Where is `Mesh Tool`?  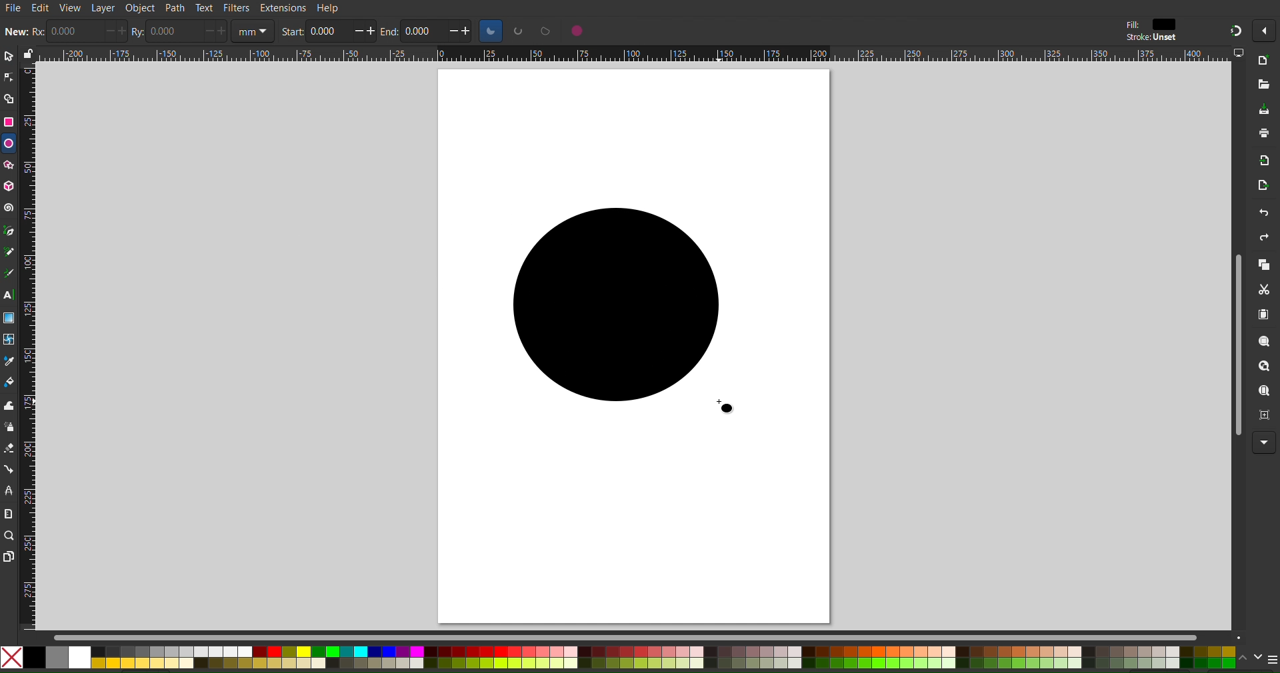 Mesh Tool is located at coordinates (9, 340).